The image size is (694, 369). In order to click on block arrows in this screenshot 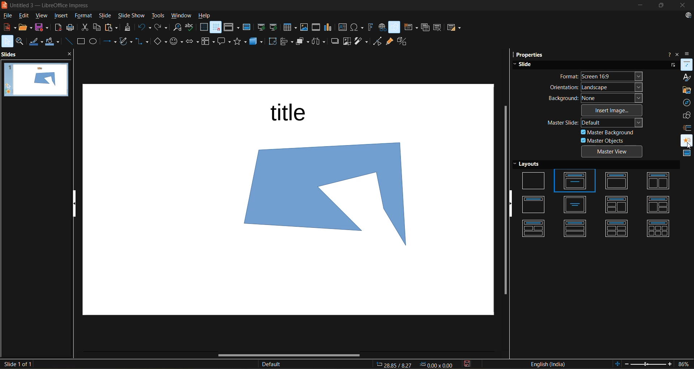, I will do `click(193, 42)`.